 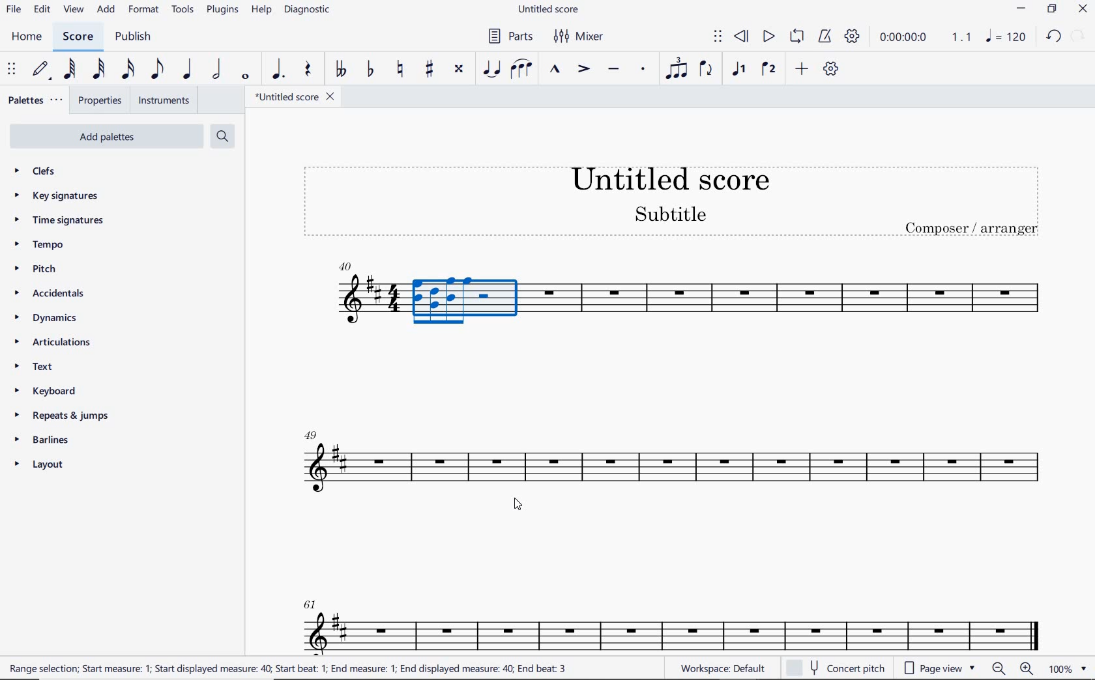 I want to click on BARLINES, so click(x=46, y=442).